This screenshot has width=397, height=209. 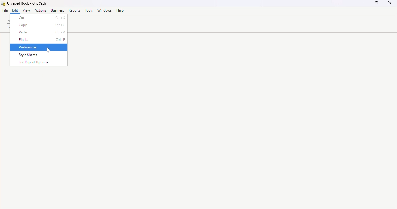 What do you see at coordinates (5, 10) in the screenshot?
I see `File` at bounding box center [5, 10].